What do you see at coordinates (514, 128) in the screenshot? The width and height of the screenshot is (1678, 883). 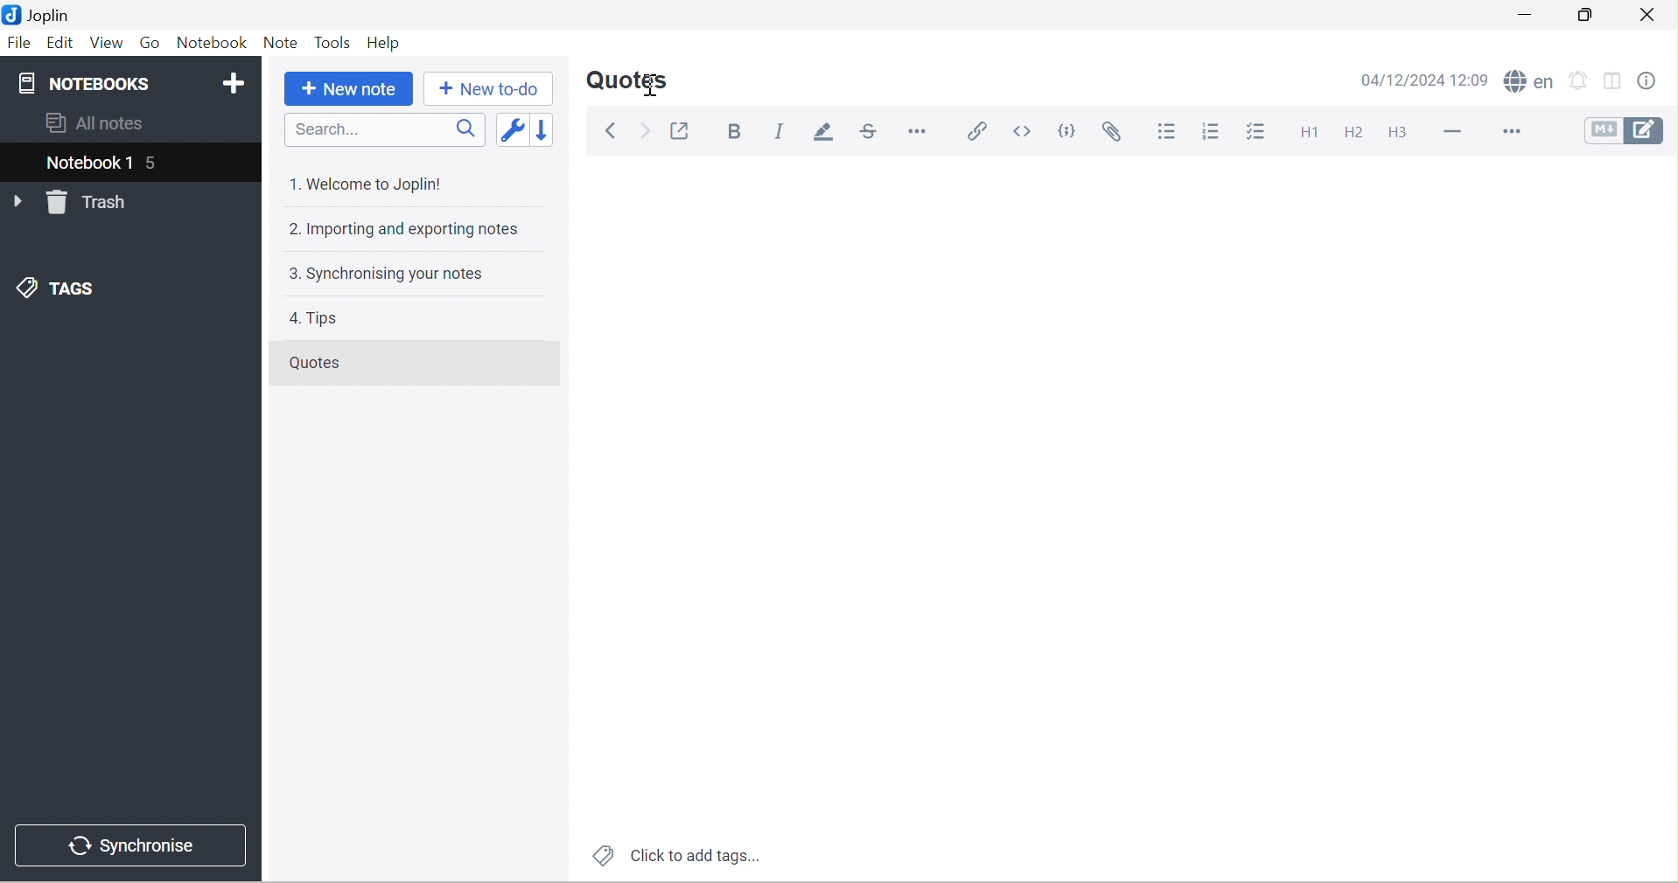 I see `Toggle sort order field` at bounding box center [514, 128].